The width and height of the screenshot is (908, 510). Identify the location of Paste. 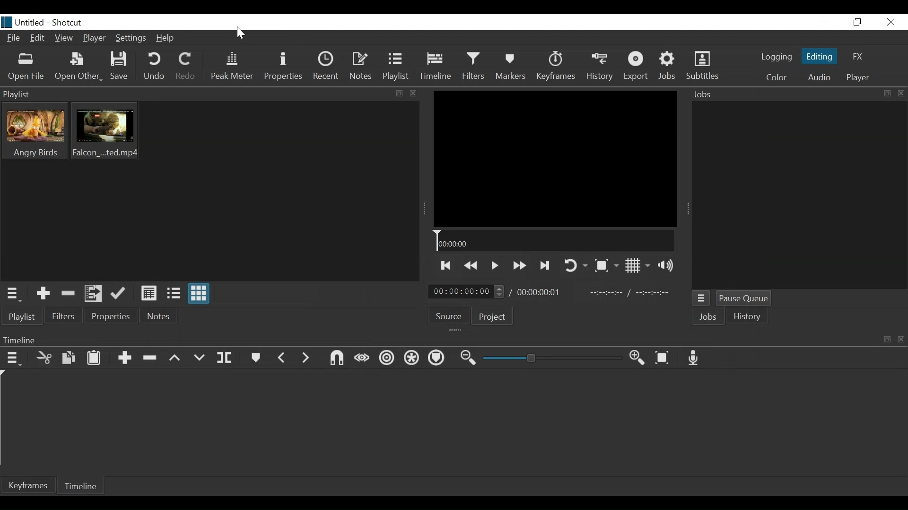
(94, 357).